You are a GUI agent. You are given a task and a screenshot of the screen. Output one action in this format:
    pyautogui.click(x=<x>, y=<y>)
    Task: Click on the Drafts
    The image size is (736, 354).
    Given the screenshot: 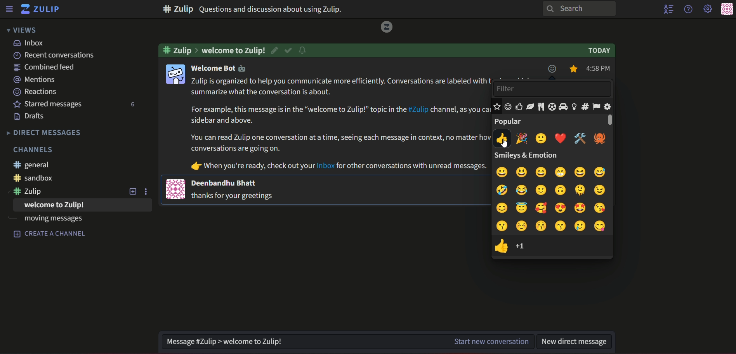 What is the action you would take?
    pyautogui.click(x=29, y=116)
    